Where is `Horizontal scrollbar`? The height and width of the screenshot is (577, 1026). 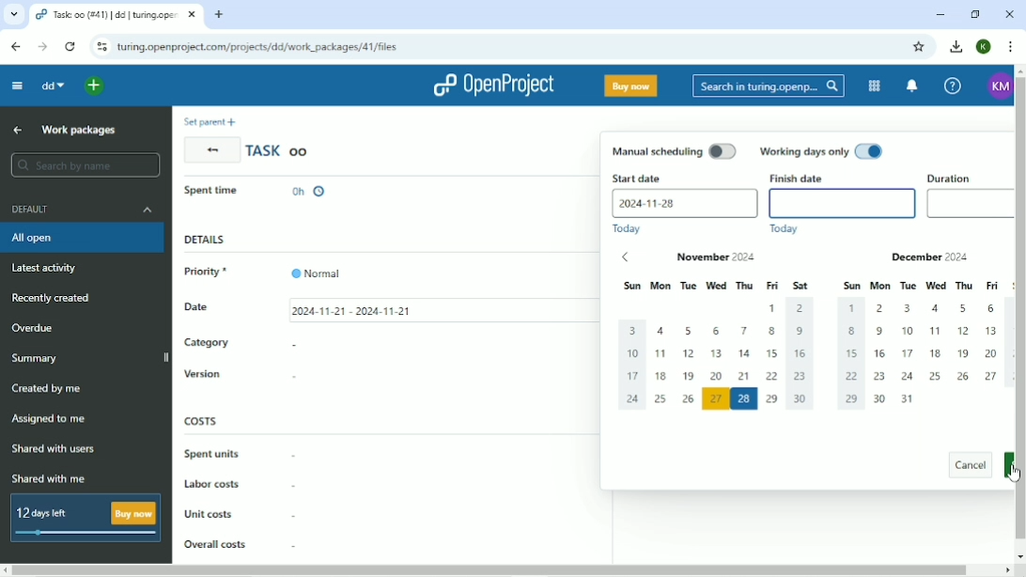
Horizontal scrollbar is located at coordinates (495, 570).